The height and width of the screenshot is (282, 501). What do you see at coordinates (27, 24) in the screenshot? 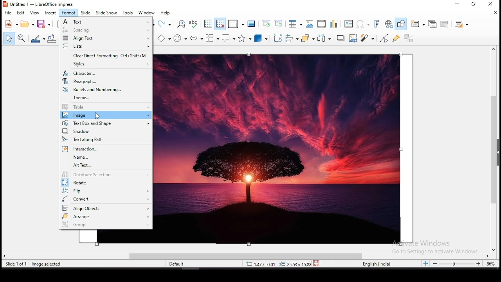
I see `open` at bounding box center [27, 24].